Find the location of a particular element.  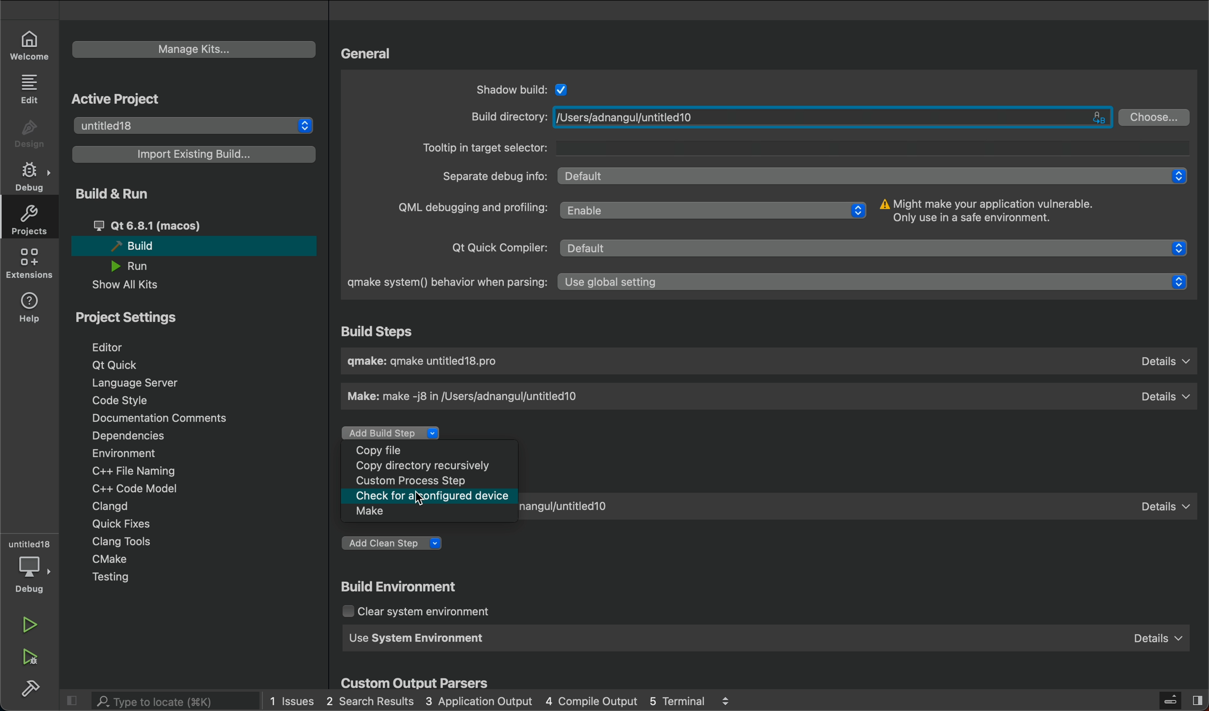

manage kits is located at coordinates (190, 50).